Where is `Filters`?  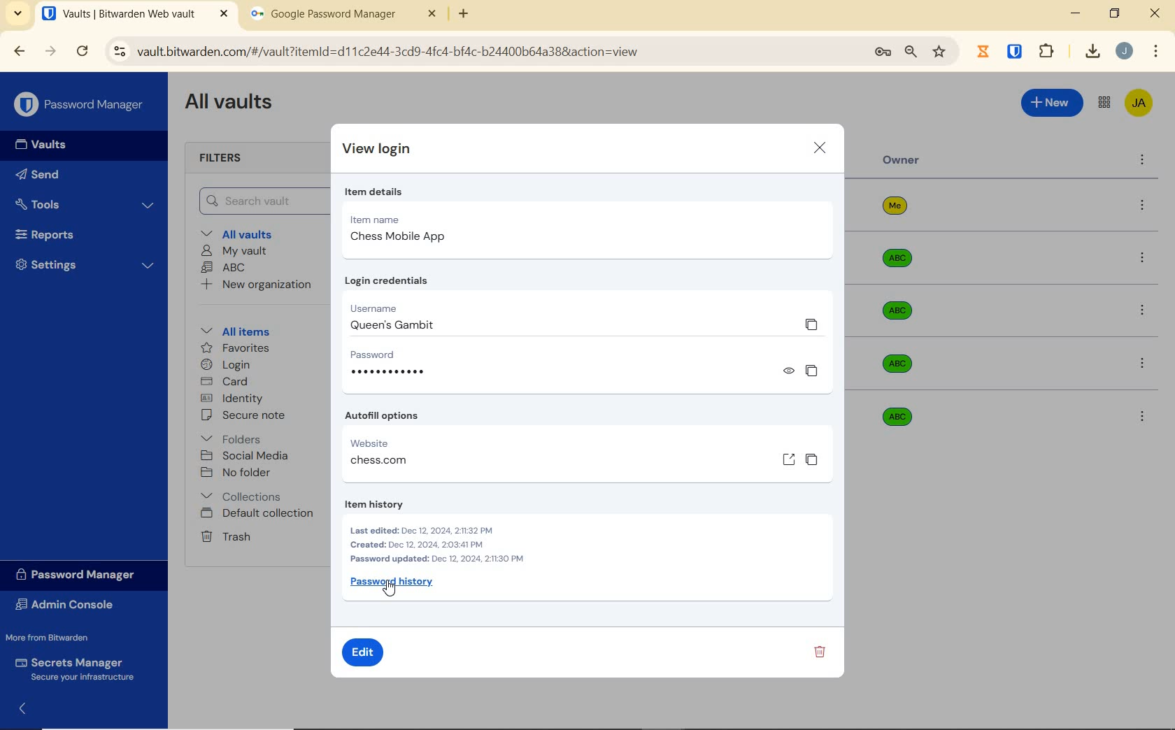 Filters is located at coordinates (219, 159).